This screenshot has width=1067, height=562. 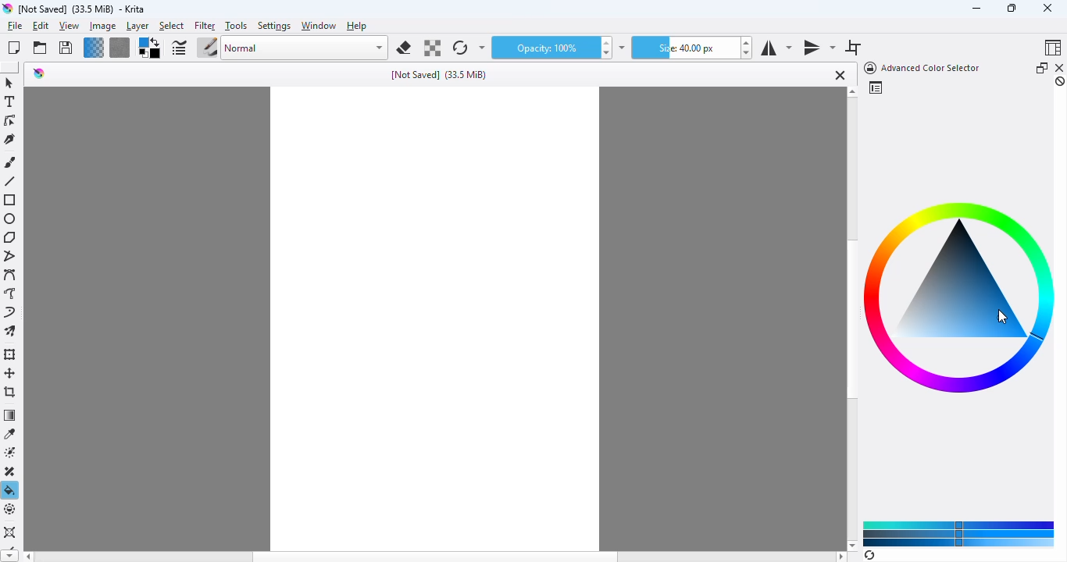 What do you see at coordinates (875, 87) in the screenshot?
I see `color selector` at bounding box center [875, 87].